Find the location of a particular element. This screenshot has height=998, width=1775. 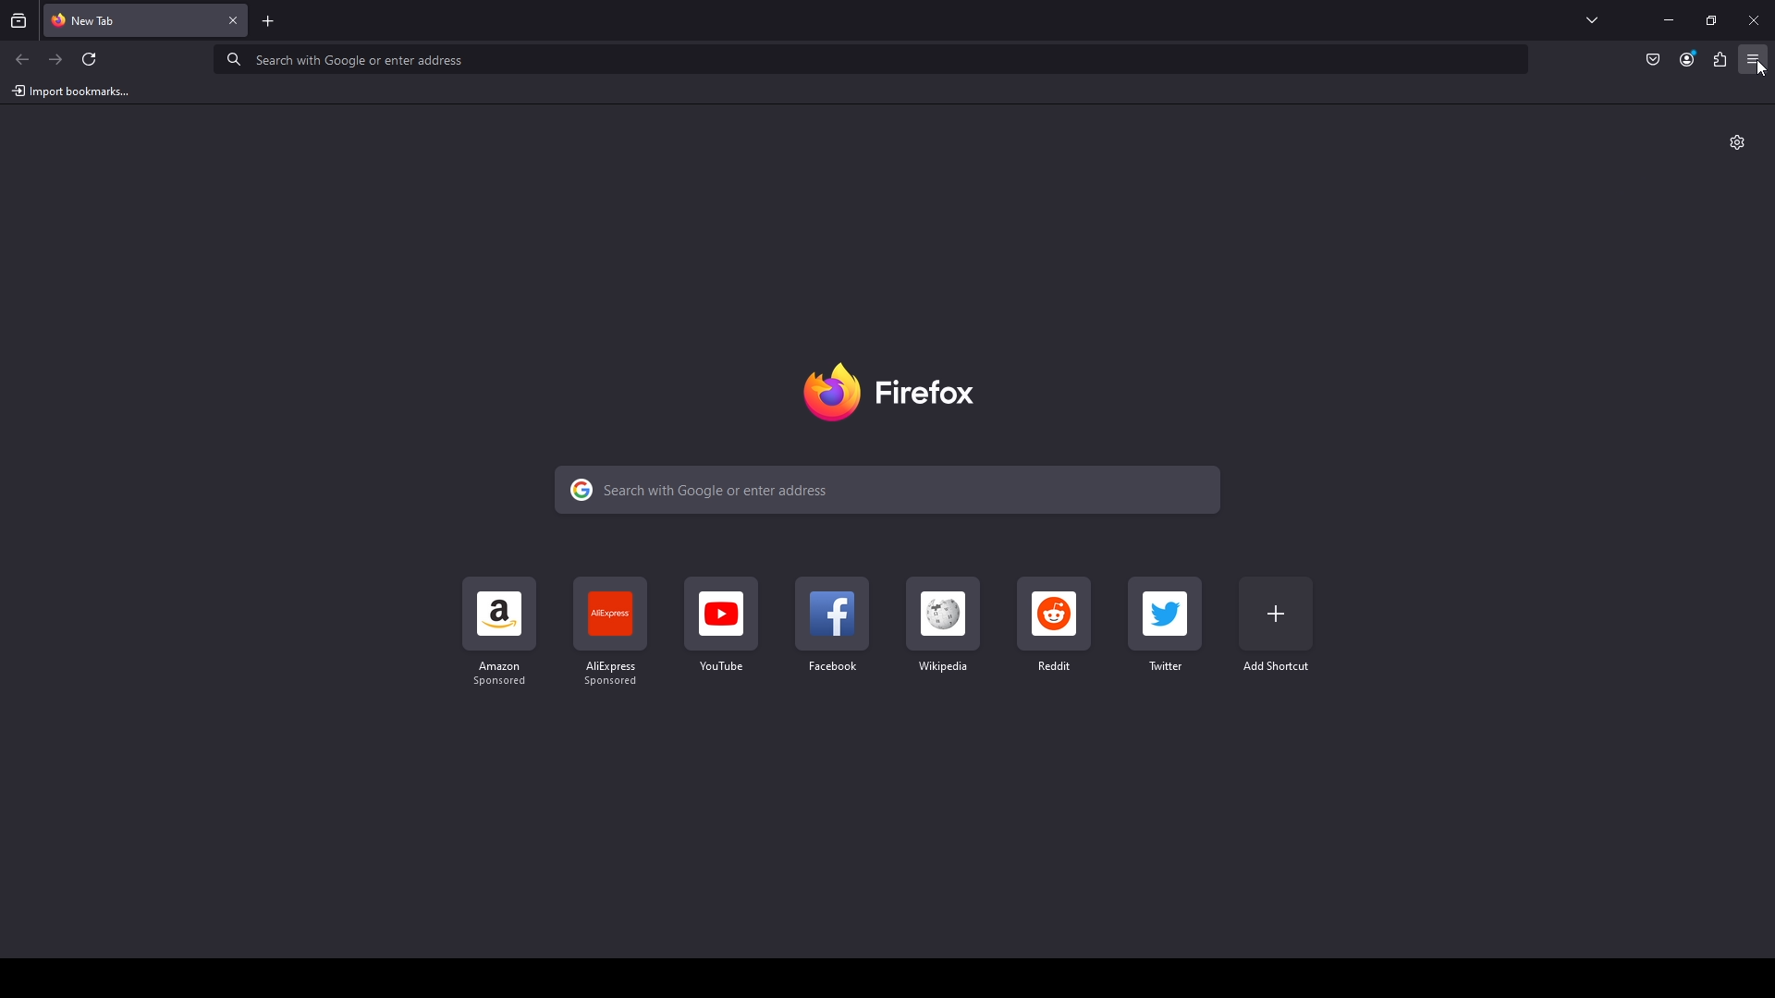

Reddit is located at coordinates (1055, 626).